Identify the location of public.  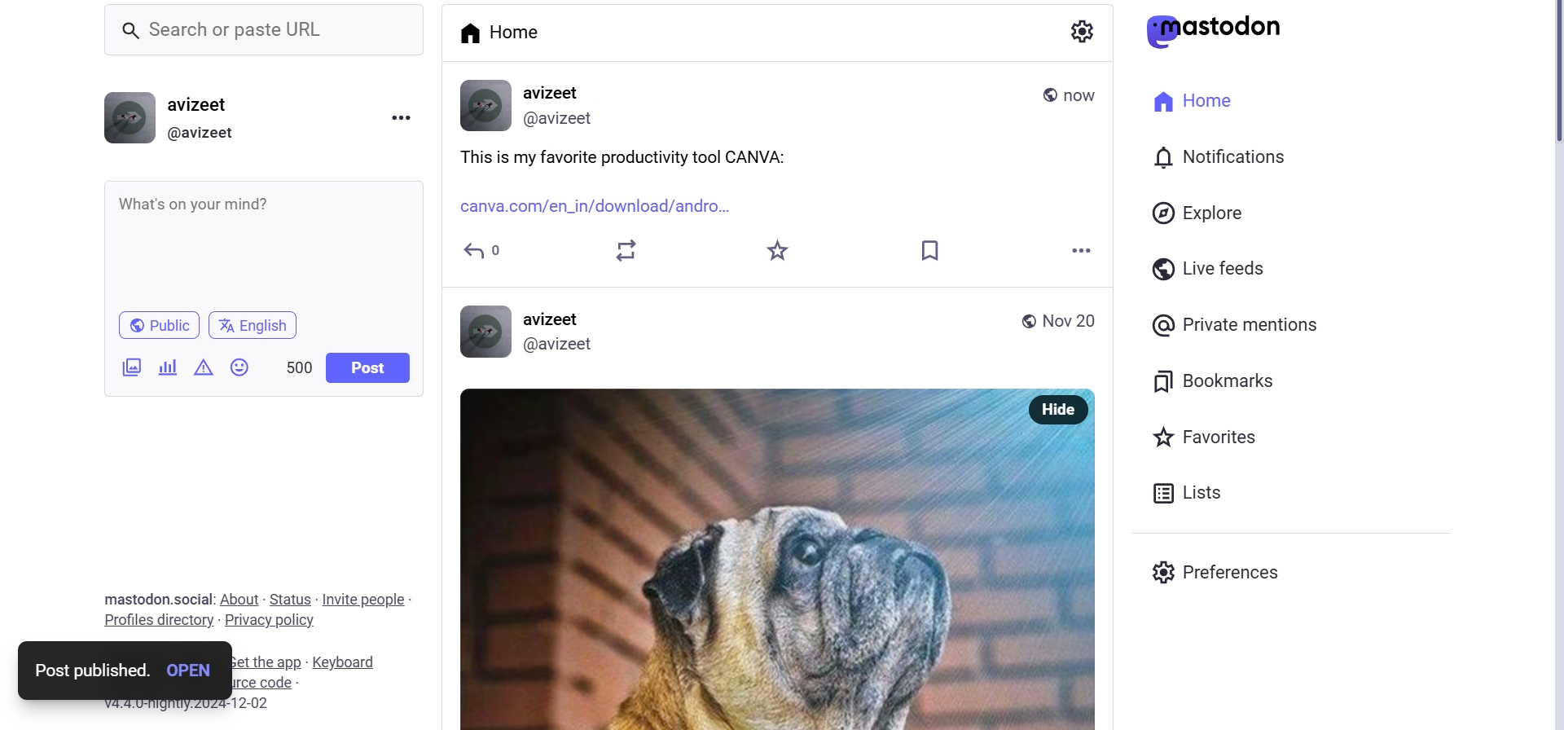
(1028, 322).